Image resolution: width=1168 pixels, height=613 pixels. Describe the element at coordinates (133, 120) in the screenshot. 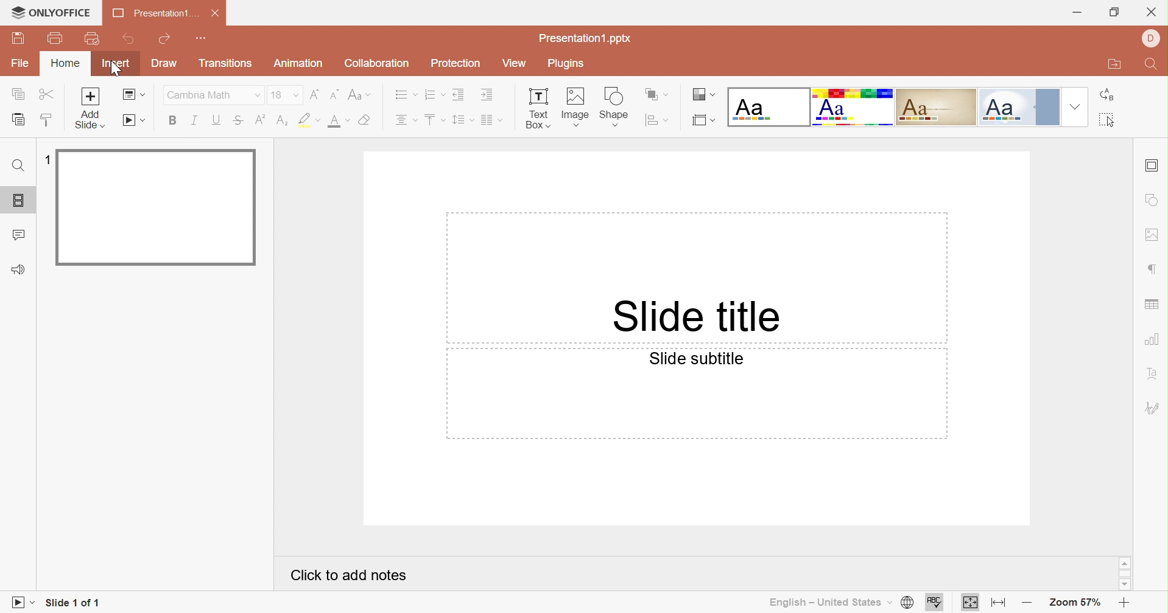

I see `Start Slideshow` at that location.